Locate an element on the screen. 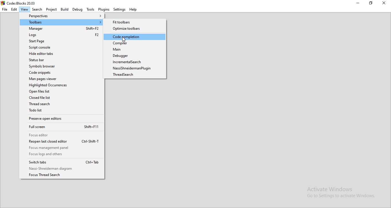  status bar is located at coordinates (60, 60).